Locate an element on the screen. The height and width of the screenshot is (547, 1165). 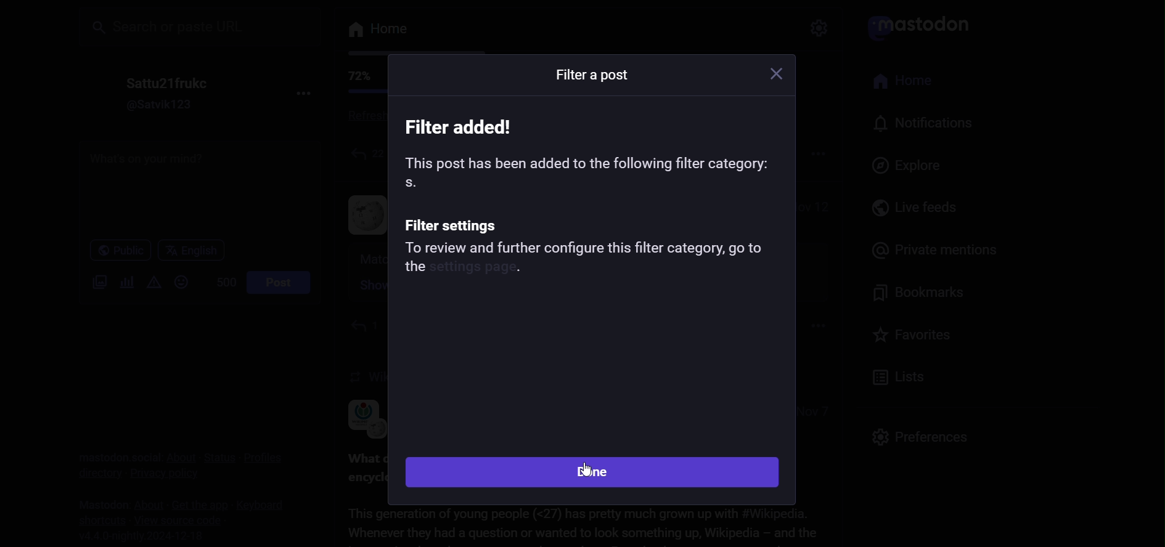
post is located at coordinates (282, 283).